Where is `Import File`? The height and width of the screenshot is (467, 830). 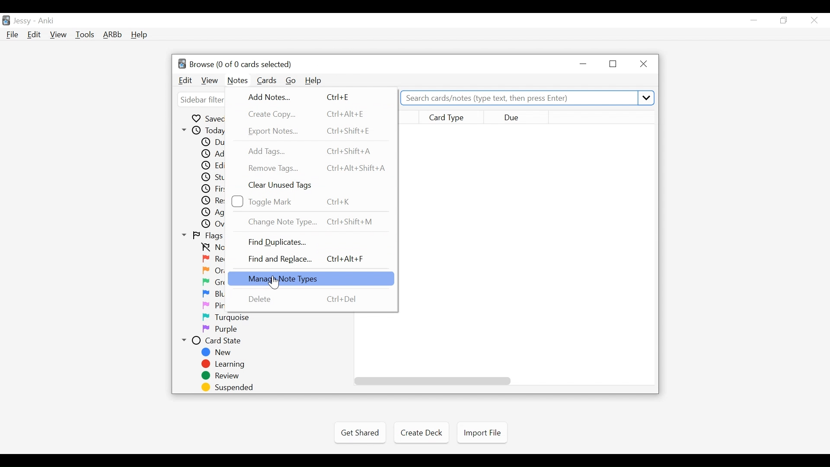 Import File is located at coordinates (482, 433).